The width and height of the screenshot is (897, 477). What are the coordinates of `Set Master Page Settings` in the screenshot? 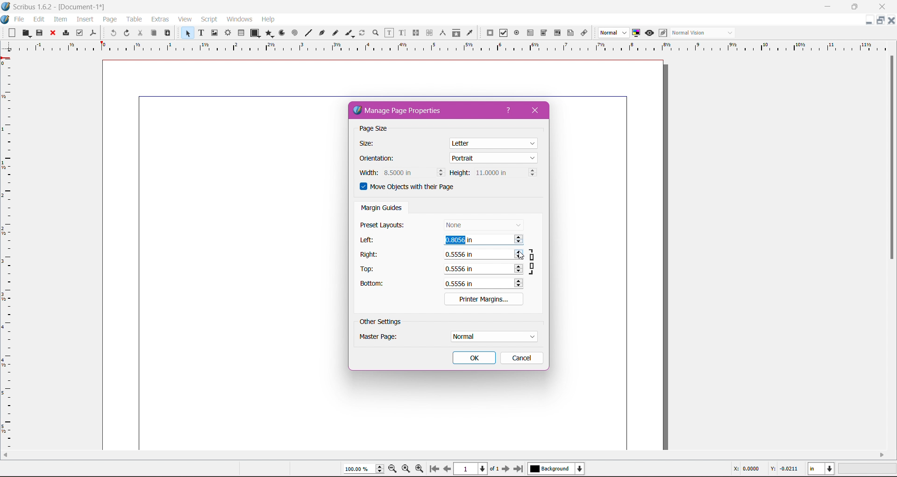 It's located at (493, 337).